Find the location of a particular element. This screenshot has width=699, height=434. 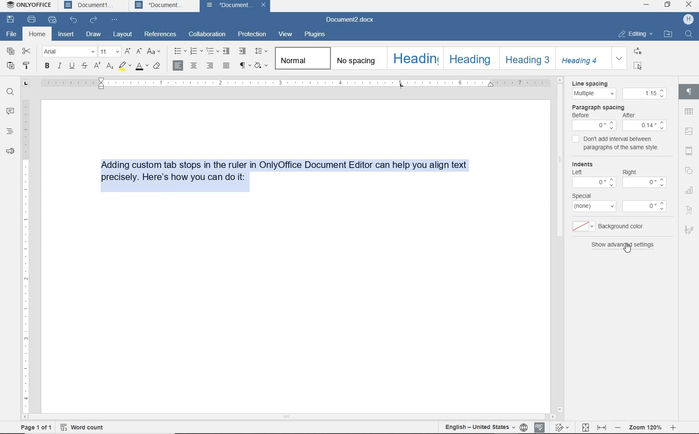

set document language is located at coordinates (523, 427).